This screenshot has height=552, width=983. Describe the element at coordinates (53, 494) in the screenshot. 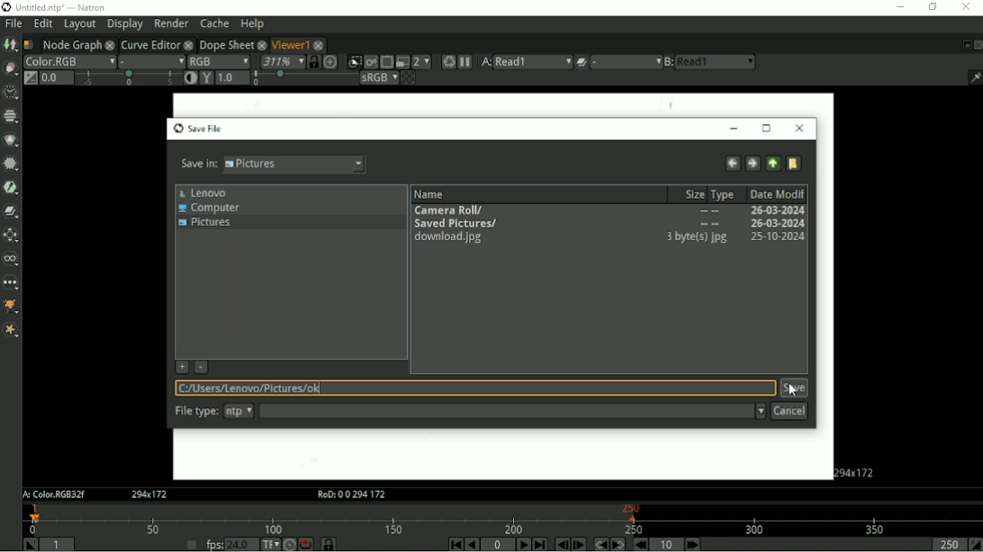

I see `A` at that location.